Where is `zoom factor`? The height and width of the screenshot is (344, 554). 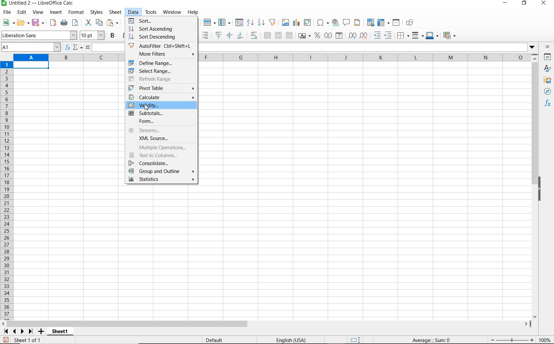 zoom factor is located at coordinates (545, 340).